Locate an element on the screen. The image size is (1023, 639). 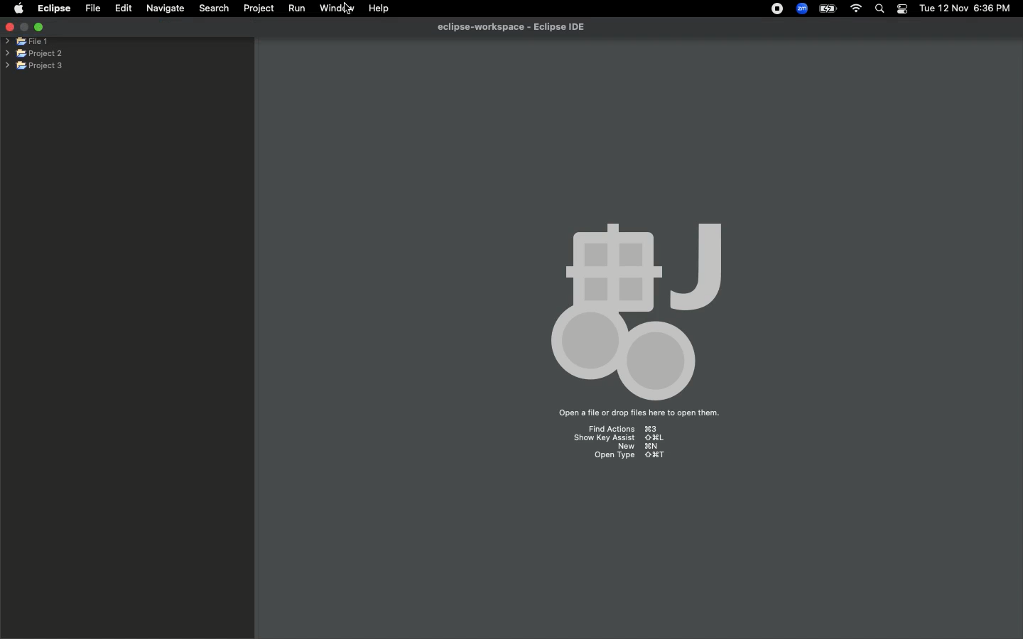
Window is located at coordinates (334, 8).